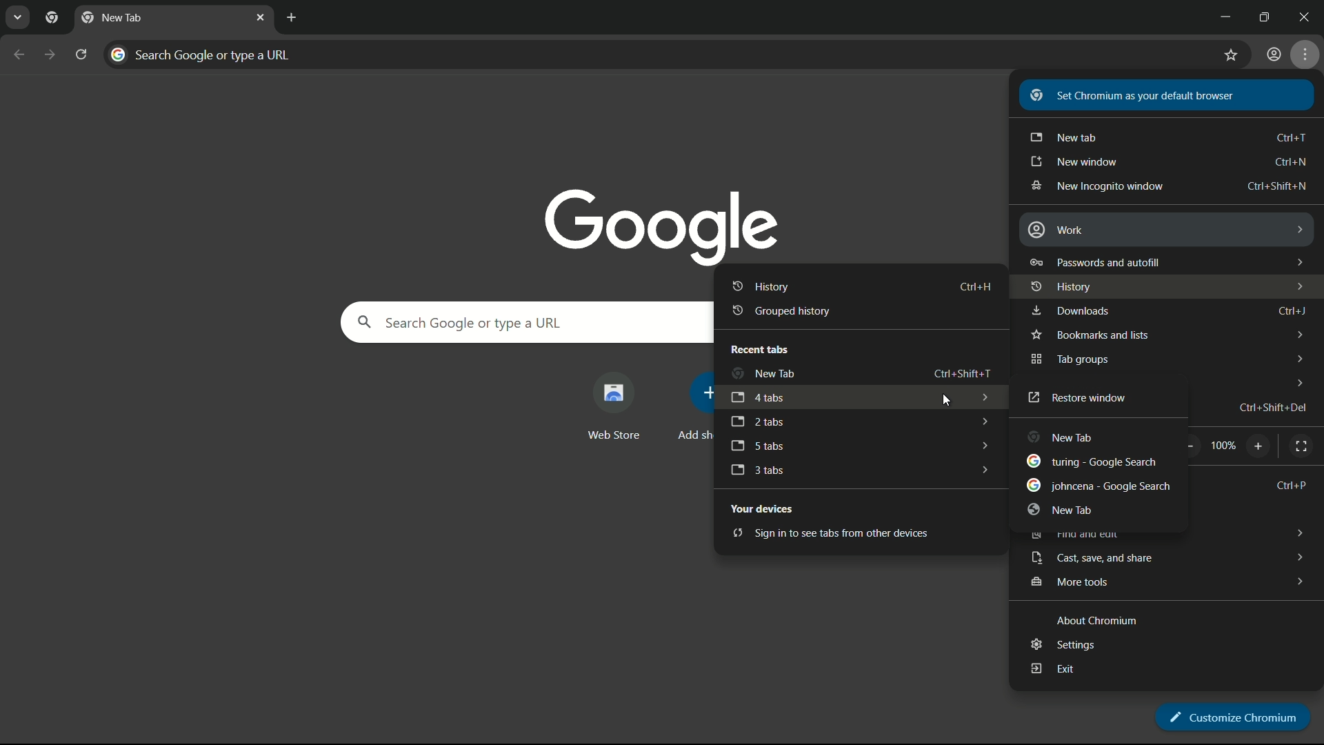 This screenshot has width=1324, height=745. I want to click on bookmark and lists, so click(1089, 336).